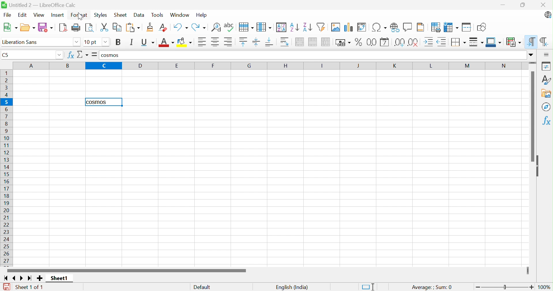 The width and height of the screenshot is (553, 291). What do you see at coordinates (229, 42) in the screenshot?
I see `Align right` at bounding box center [229, 42].